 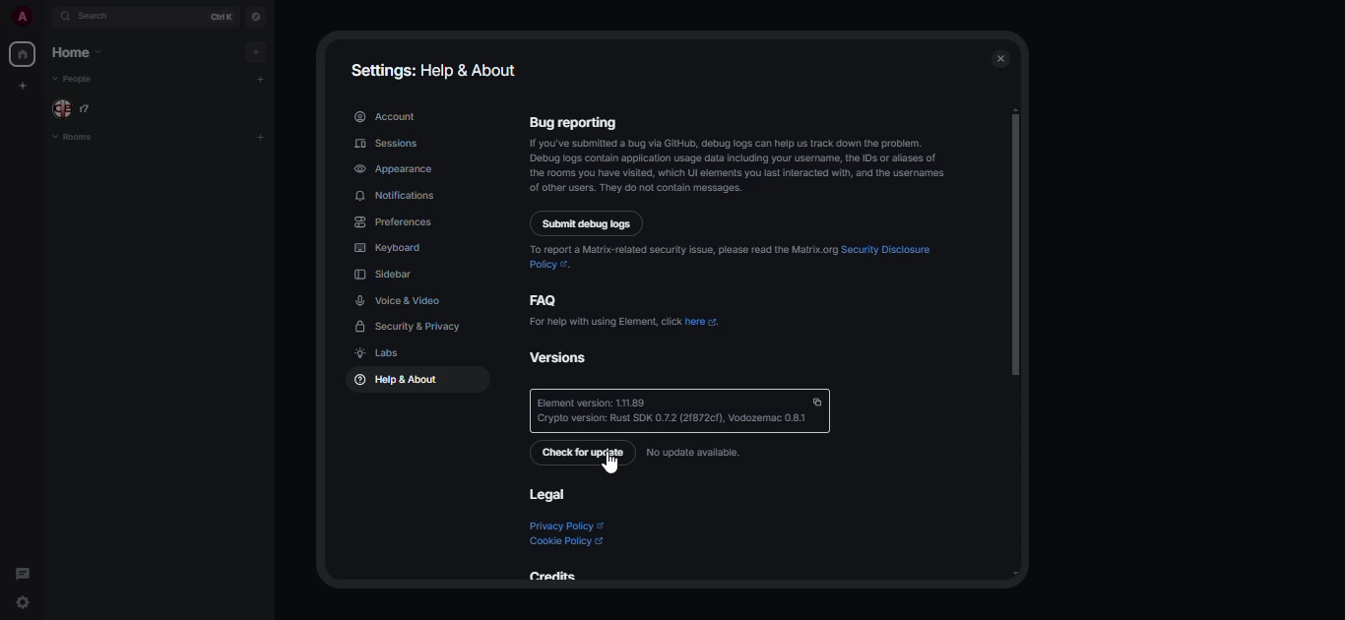 I want to click on profile, so click(x=25, y=16).